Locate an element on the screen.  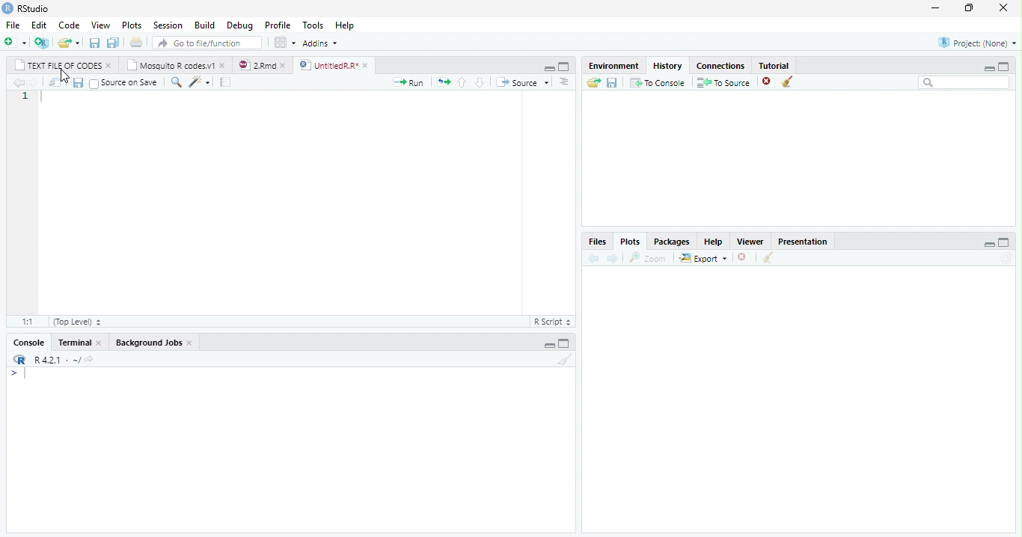
open an existing file is located at coordinates (68, 42).